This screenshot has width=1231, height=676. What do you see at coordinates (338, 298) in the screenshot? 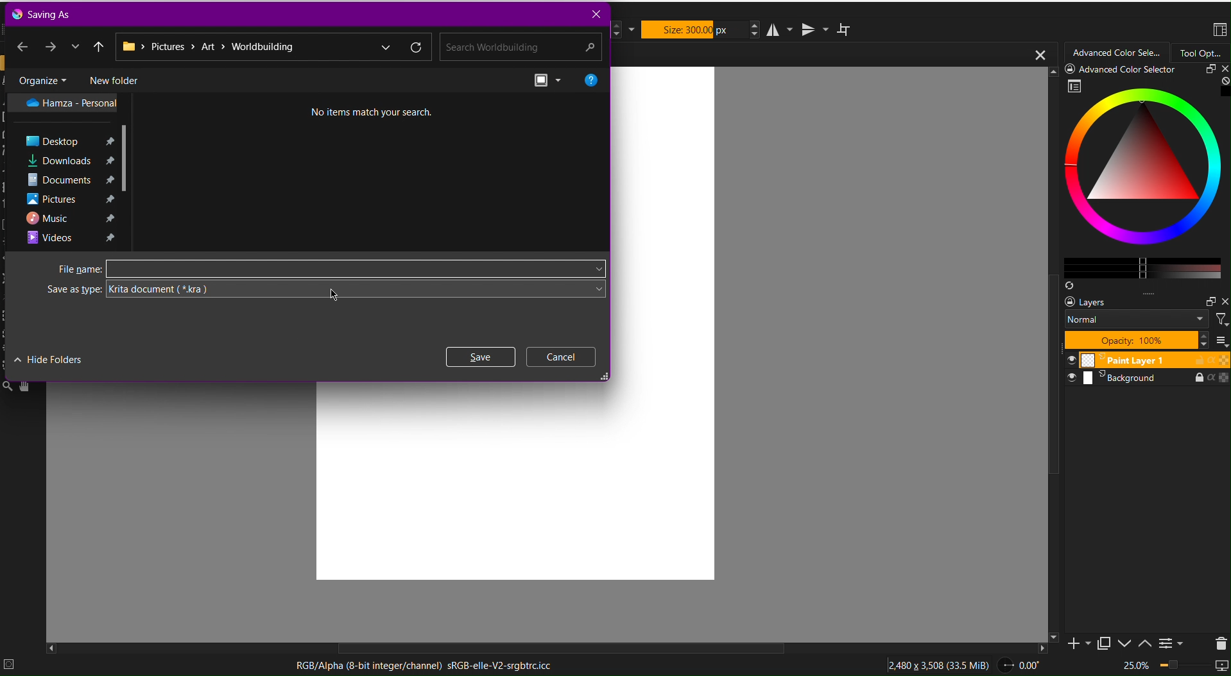
I see `cursor` at bounding box center [338, 298].